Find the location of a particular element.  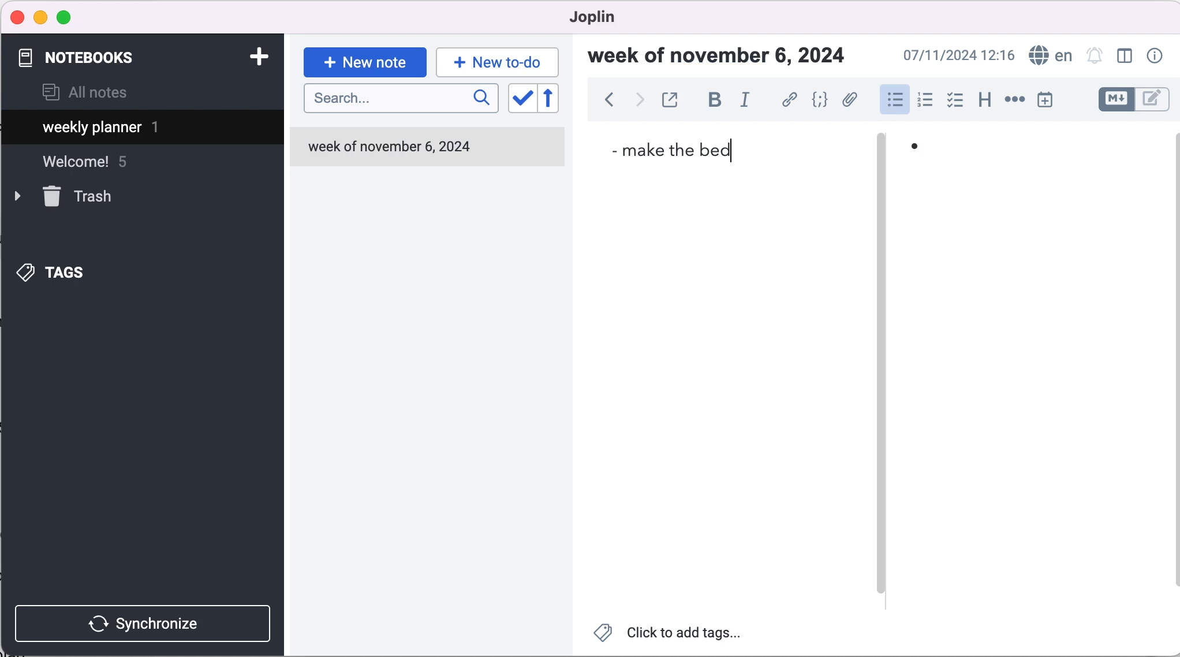

week of november 6, 2024 is located at coordinates (395, 147).